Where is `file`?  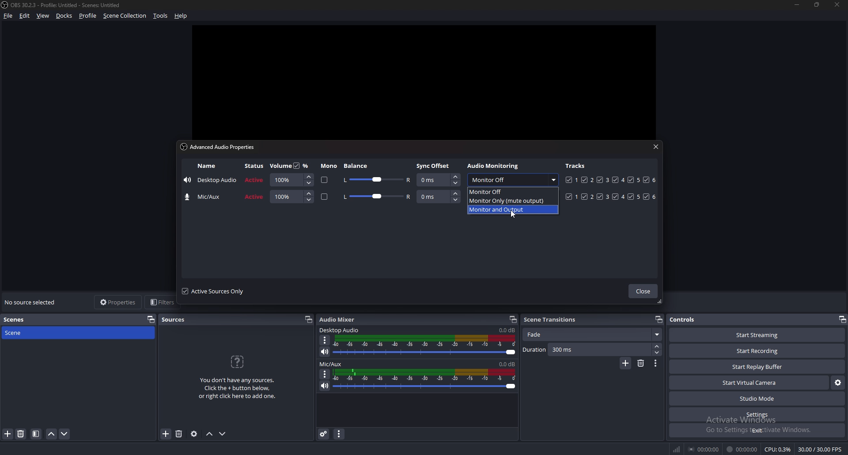
file is located at coordinates (8, 15).